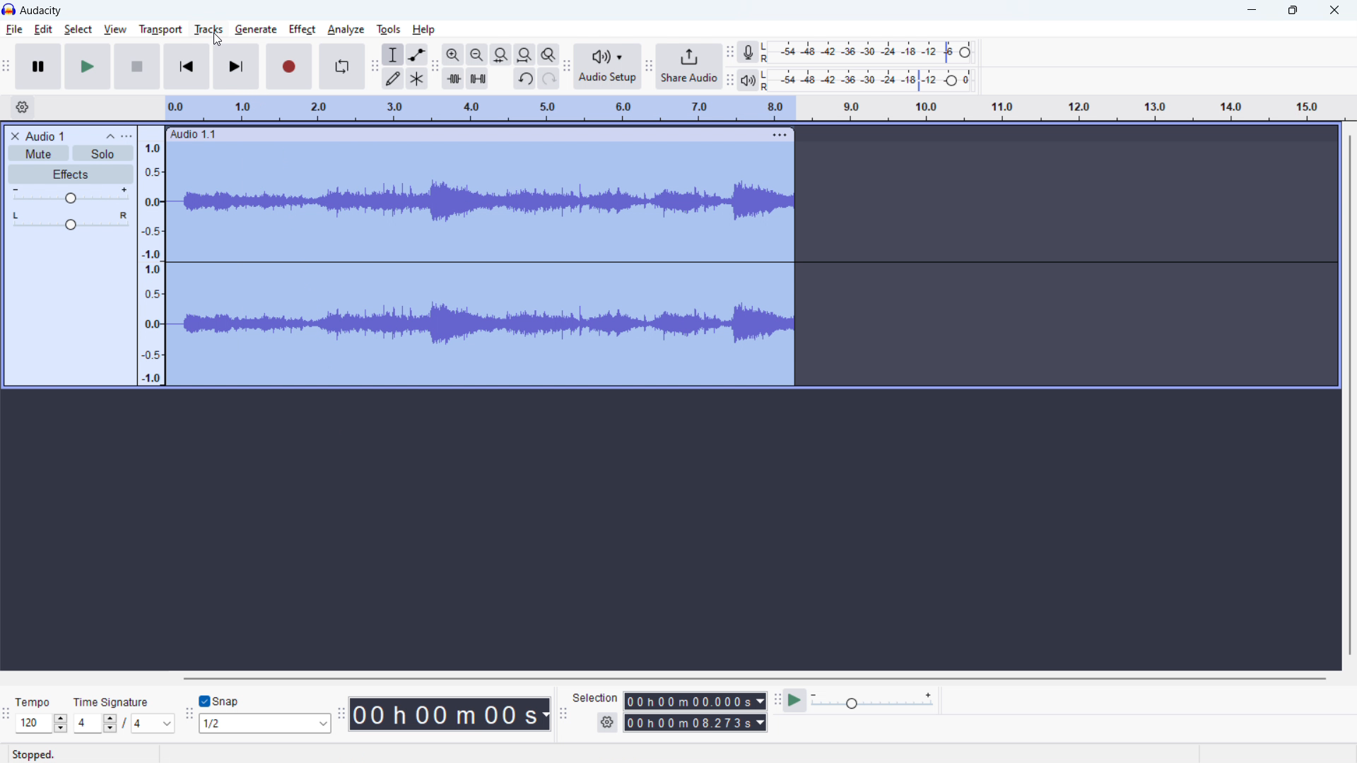 The height and width of the screenshot is (763, 1357). I want to click on undo, so click(525, 78).